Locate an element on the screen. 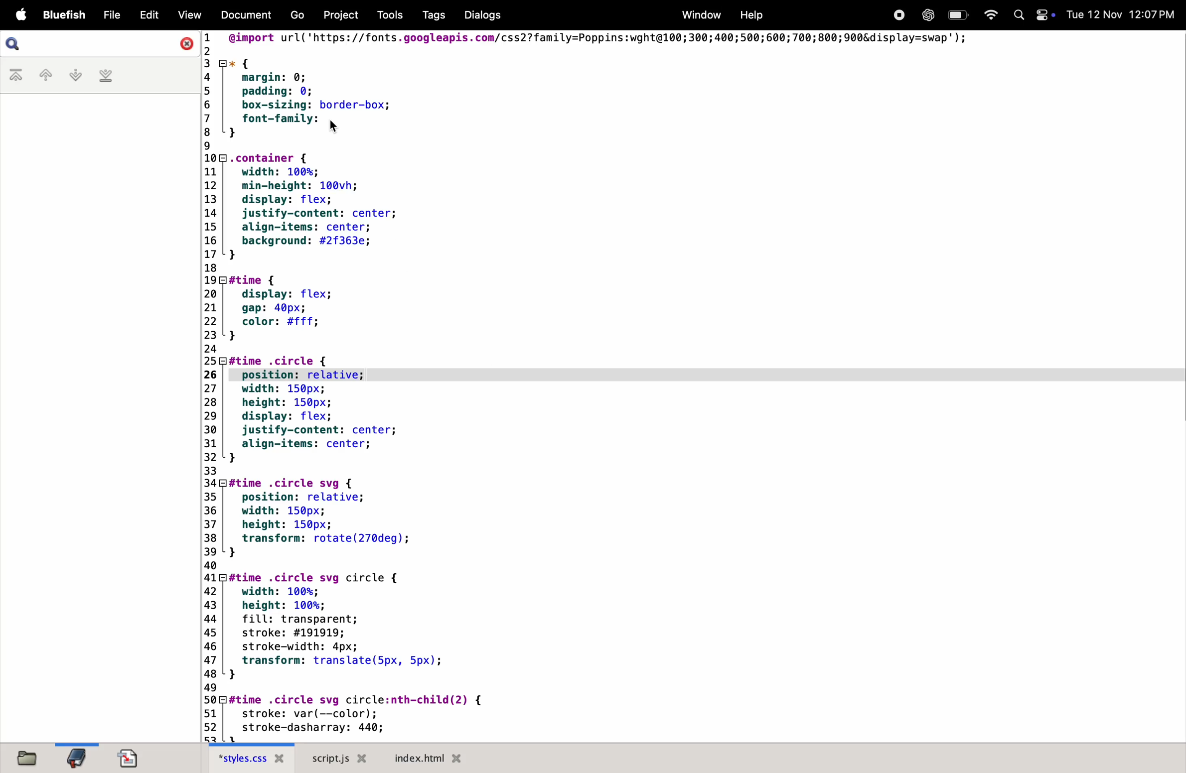 The image size is (1186, 773). 1 @import url('https://fonts.googleapis.com/css2?family=Poppins:wght@100;300;400;500;600;700;800;900&display=swap');23 * {4 margin: 0;5 padding: 0;6 box-sizing: border-box;7 font-family:8 '} R910H . container {11 width: 100%;12 min-height: 100vh;13 display: flex;14 justify-content: center;15 align-items: center;16 background: #2f363e;17 “}18198 #time {20 display: flex;21 gap: 40px;22 color: #fff;23}24250 #time .circle {26 position: relative;27 width: 150px;28 height: 150px;29 display: flex;30 justify-content: center;31 align-items: center;32}3334 #time .circle svg {35 position: relative;36 width: 150px;37 height: 150px;38 transform: rotate(270deg);39}40415 #time .circle svg circle {42 width: 100%;43 height: 100%;44 fill: transparent;45 stroke: #191919;46 stroke-width: 4px;47 transform: translate(5px, 5px);48 “ }4950 #time .circle svg circle:nth-child(2) {51 stroke: var(--color);52 stroke-dasharray: 440; is located at coordinates (617, 385).